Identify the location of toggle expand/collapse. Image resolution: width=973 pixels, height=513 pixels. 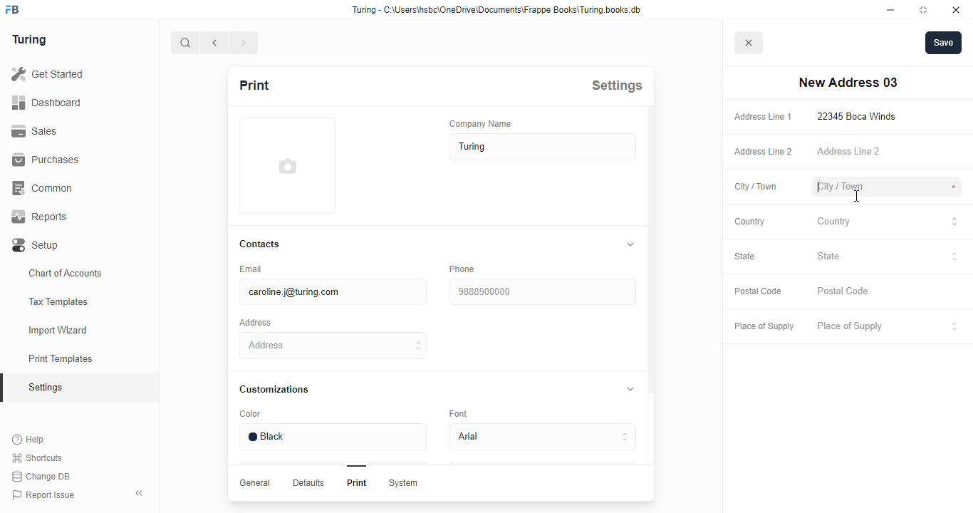
(628, 244).